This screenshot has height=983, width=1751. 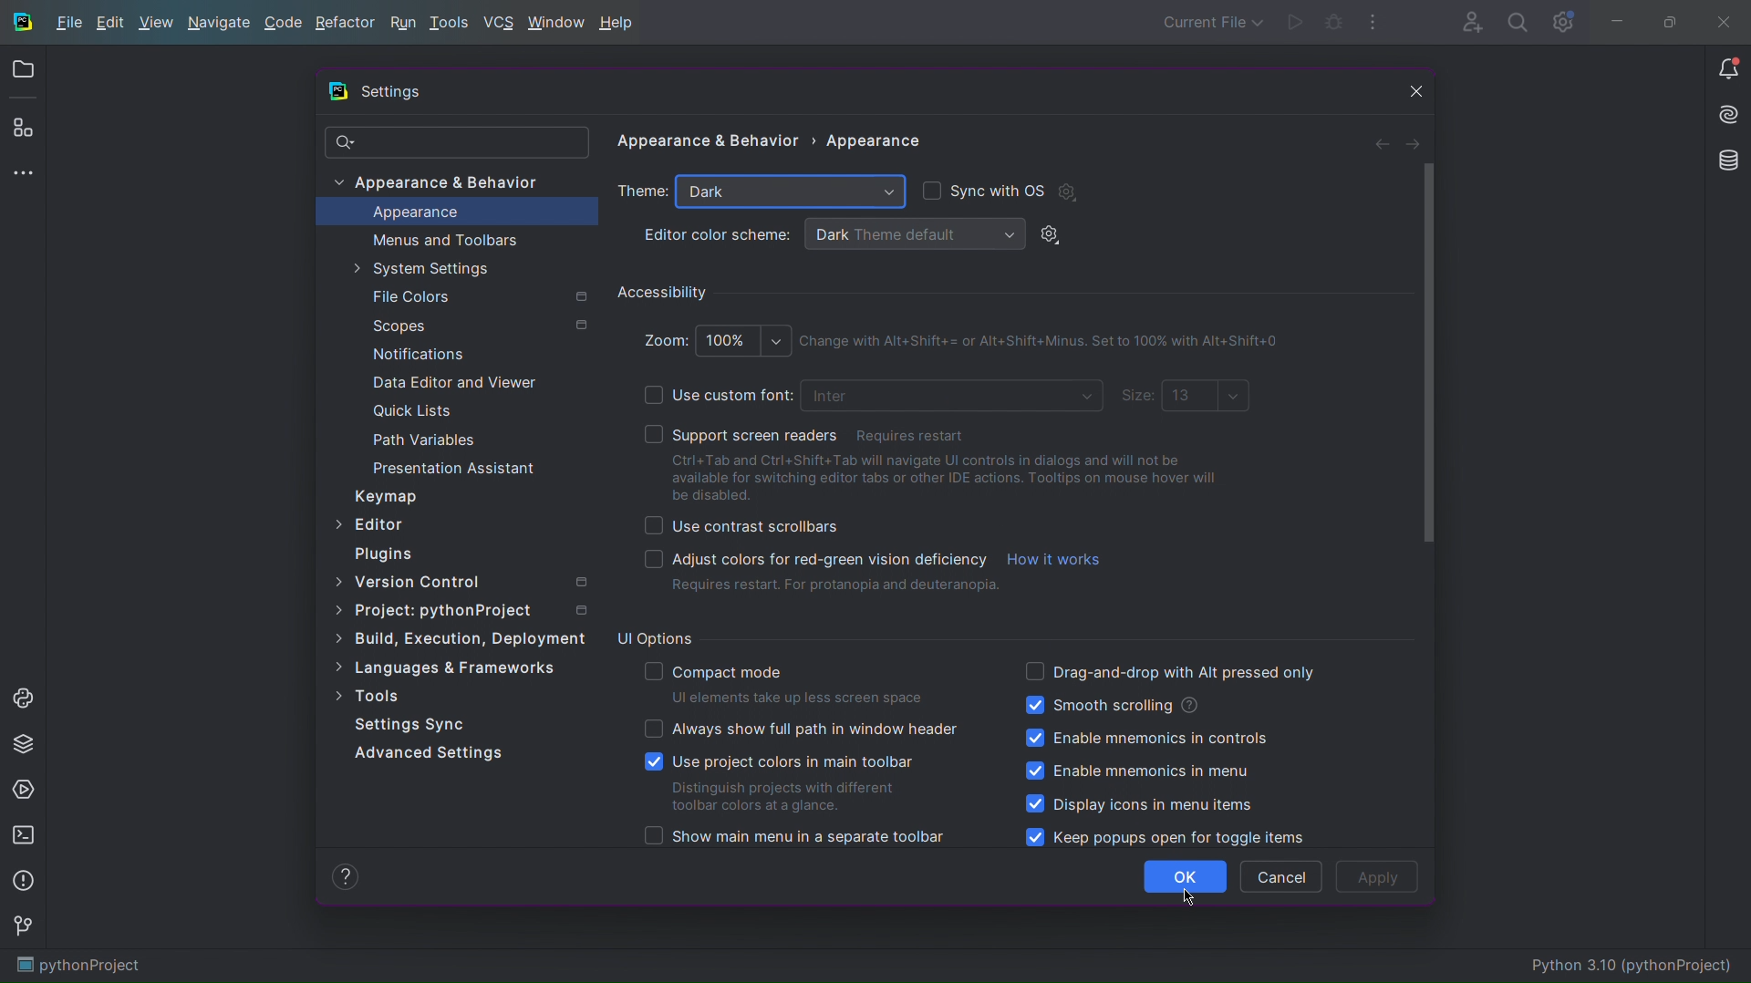 I want to click on More, so click(x=23, y=171).